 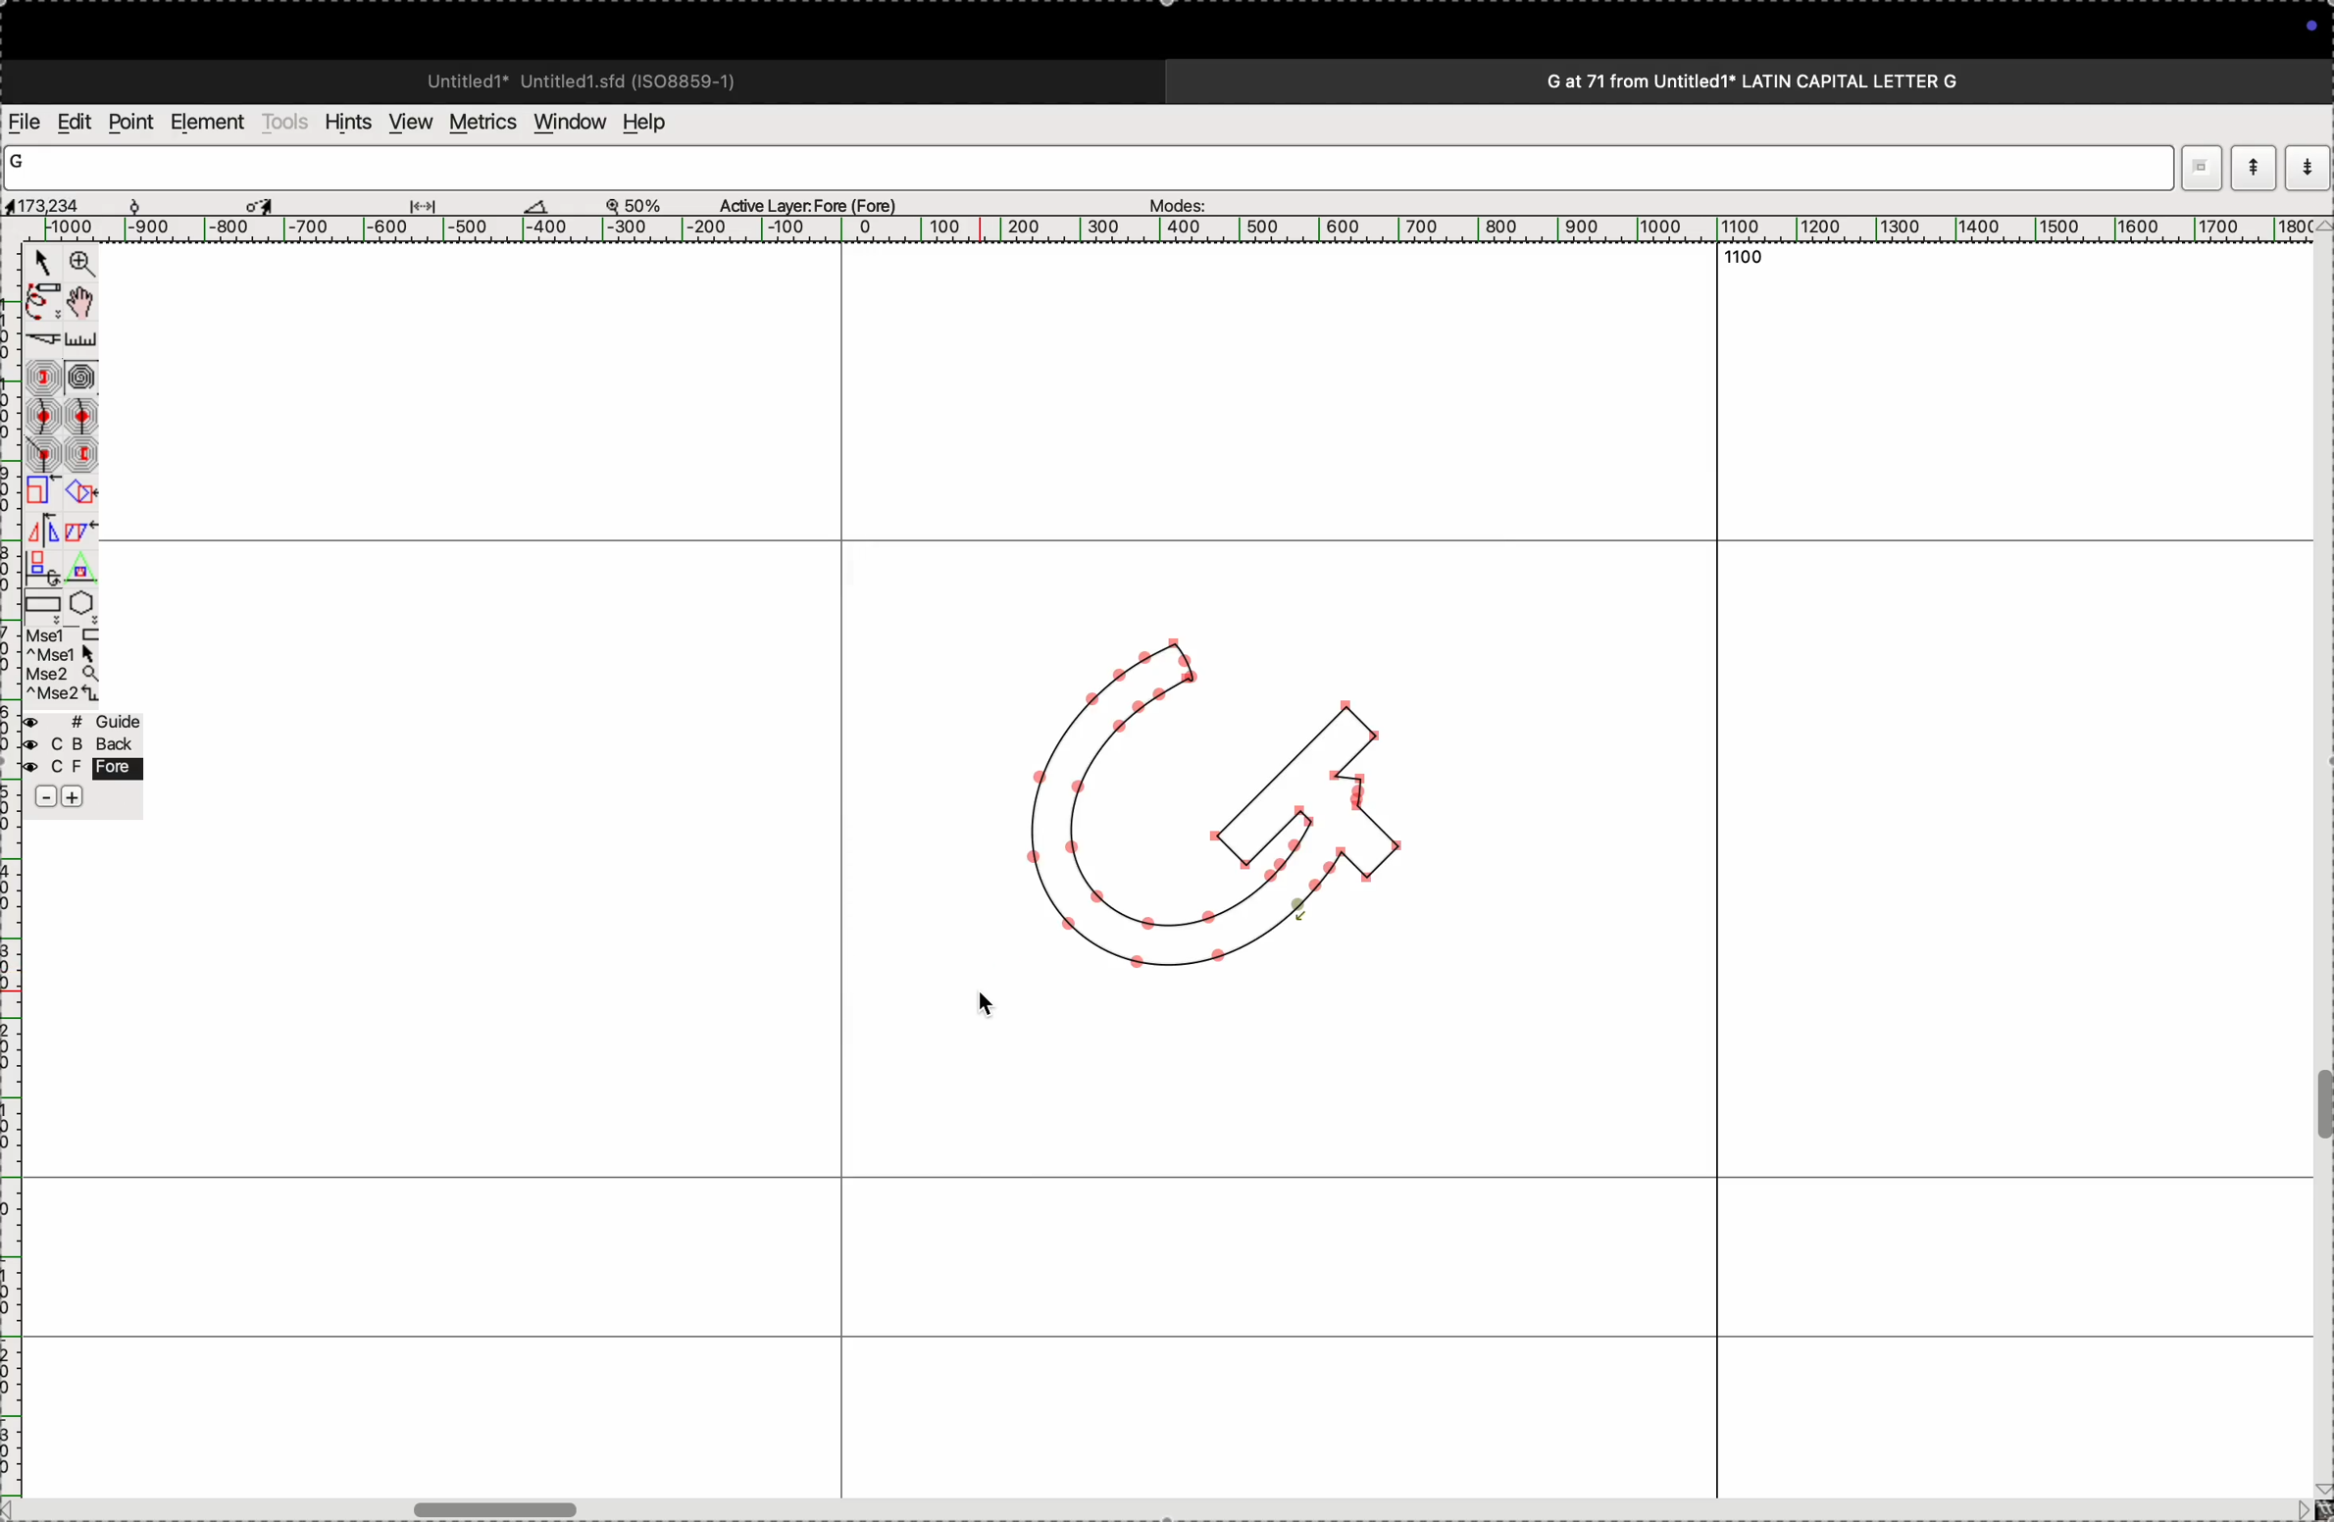 What do you see at coordinates (80, 415) in the screenshot?
I see `sharp curve` at bounding box center [80, 415].